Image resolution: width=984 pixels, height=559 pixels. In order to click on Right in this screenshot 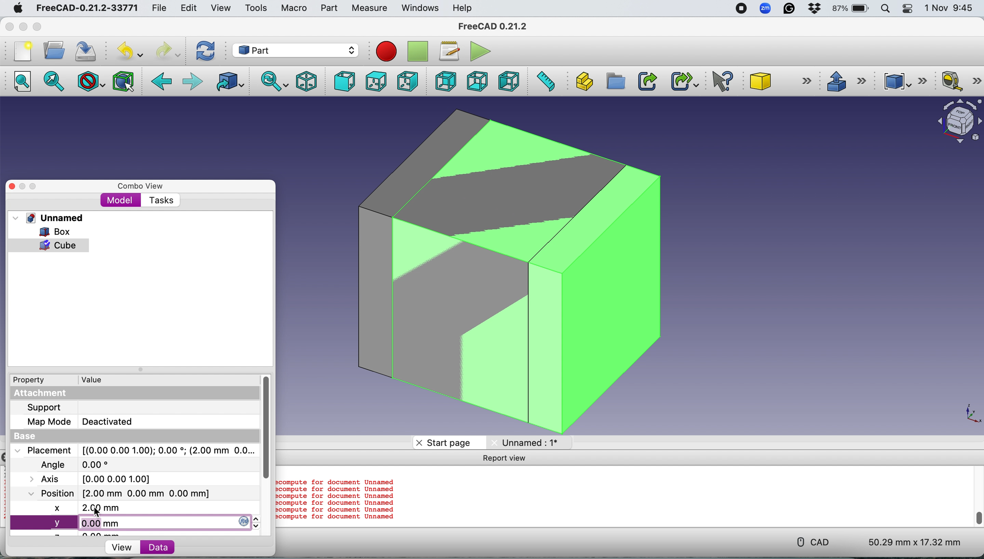, I will do `click(408, 83)`.